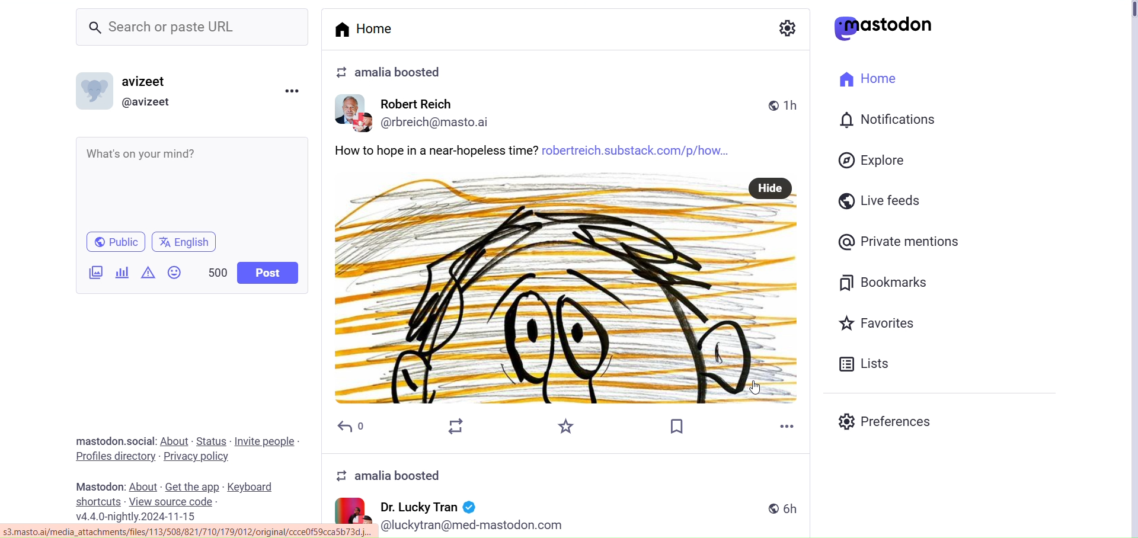 The height and width of the screenshot is (538, 1138). Describe the element at coordinates (888, 283) in the screenshot. I see `Bookmarks` at that location.